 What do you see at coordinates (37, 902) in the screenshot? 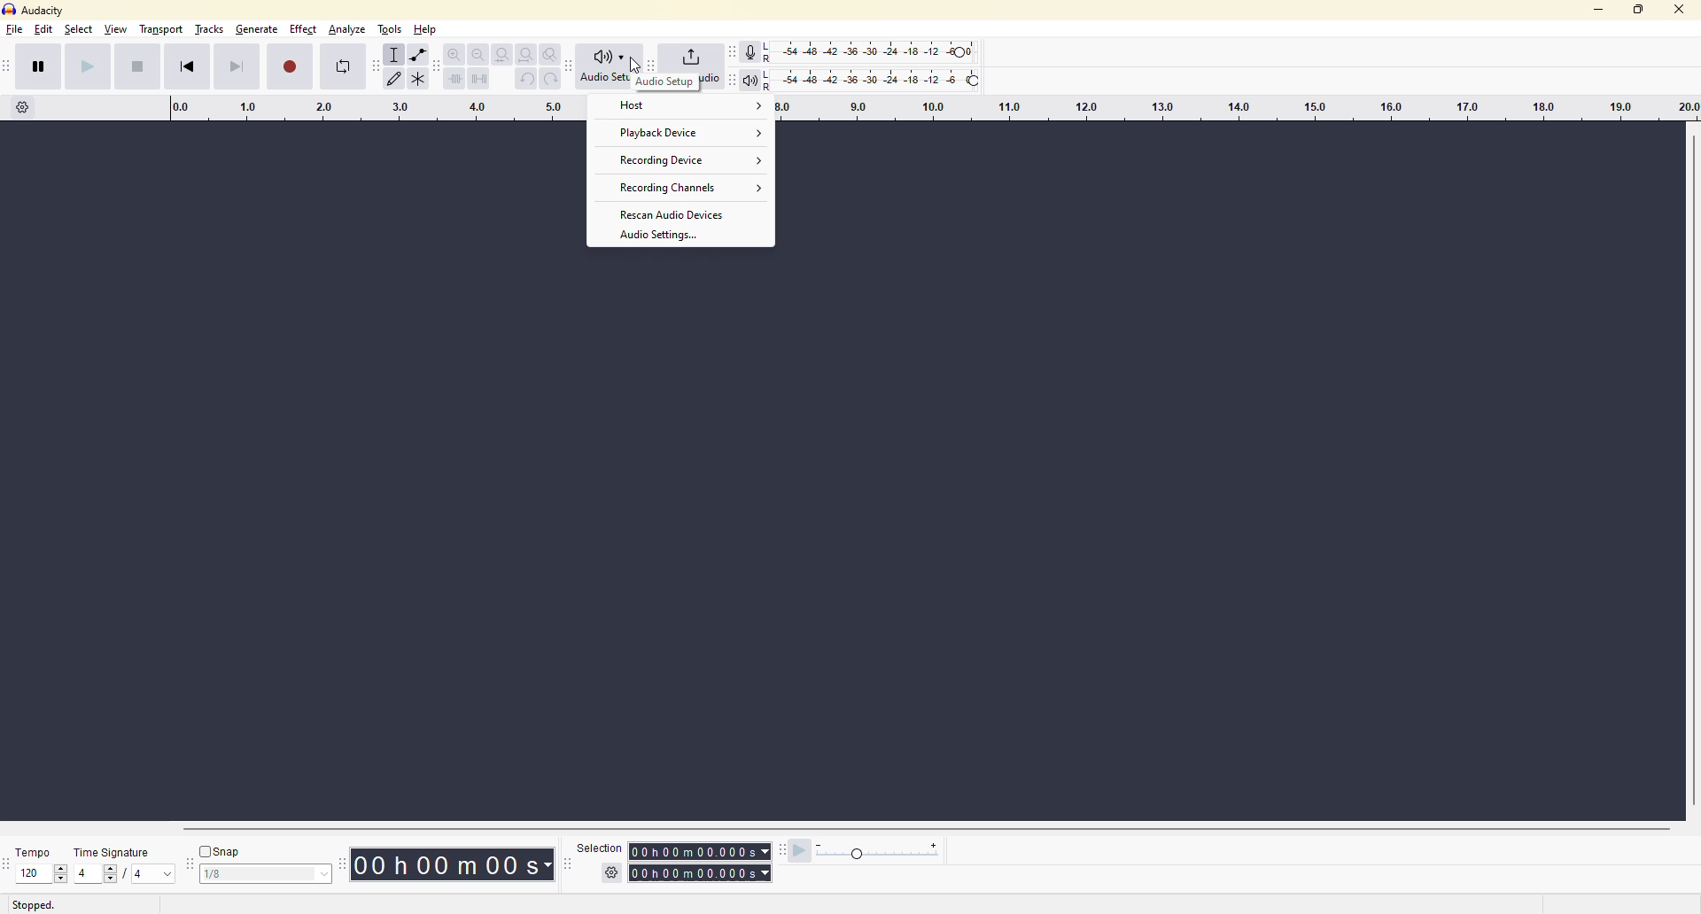
I see `stopped` at bounding box center [37, 902].